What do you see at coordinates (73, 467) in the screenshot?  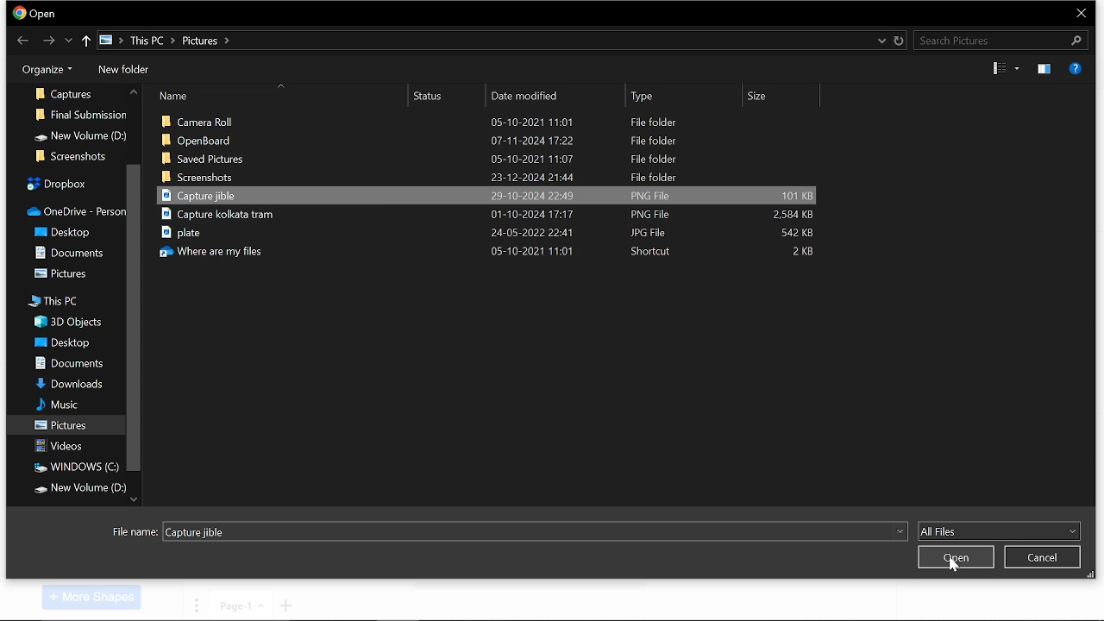 I see `folders` at bounding box center [73, 467].